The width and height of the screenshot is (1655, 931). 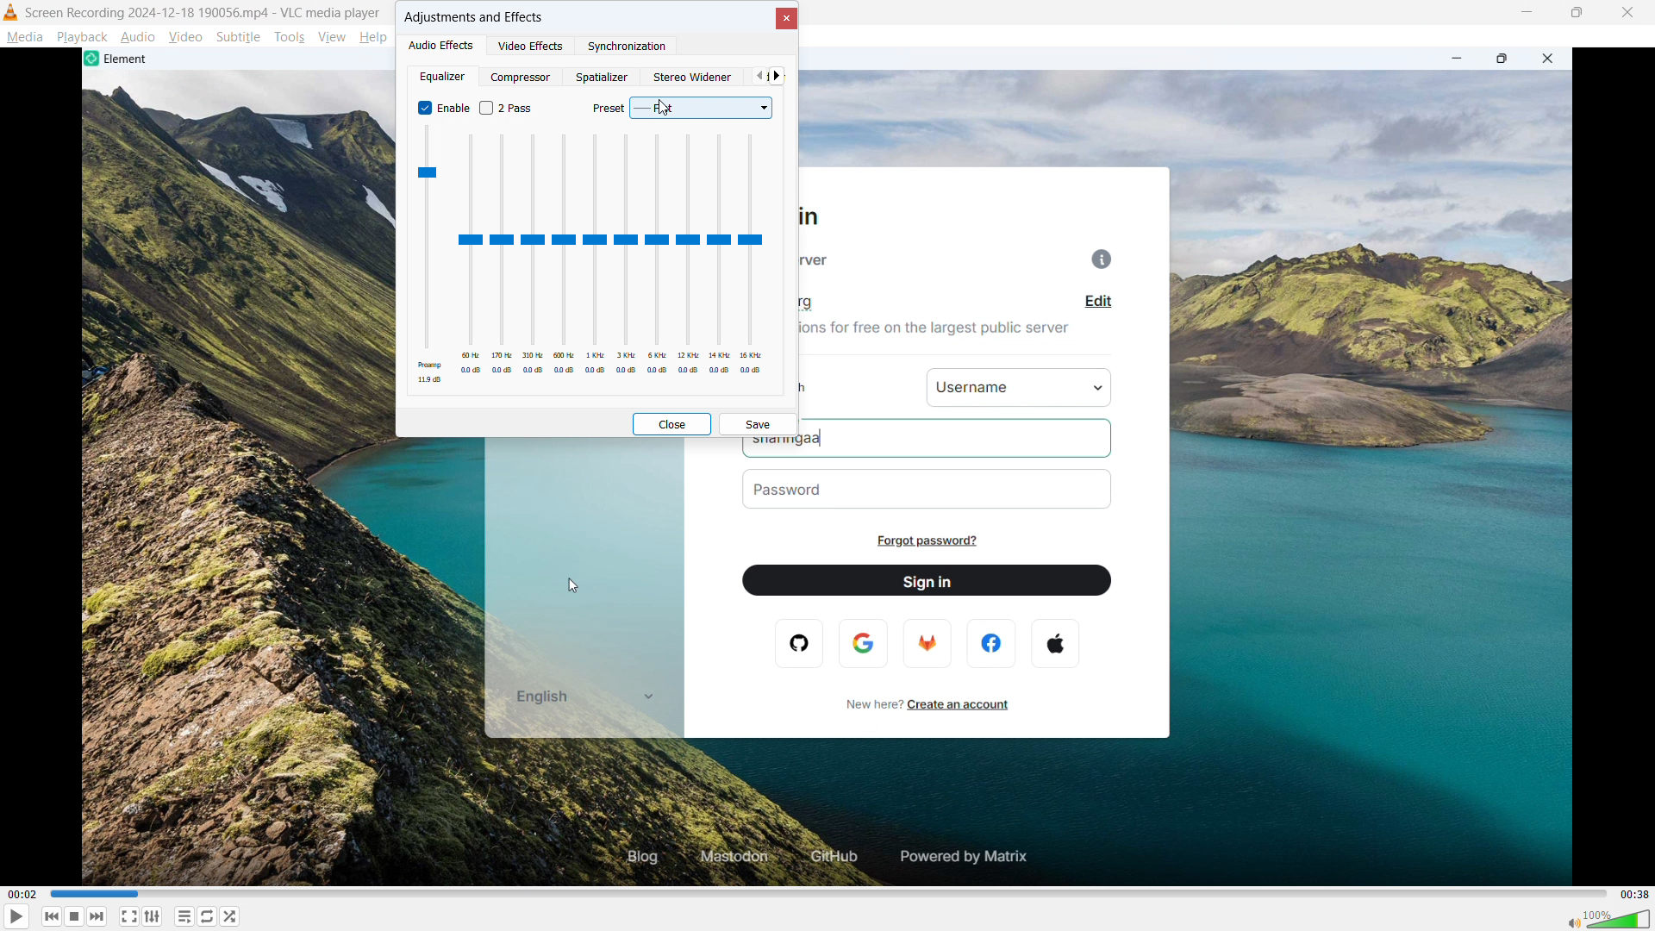 I want to click on Logo , so click(x=11, y=13).